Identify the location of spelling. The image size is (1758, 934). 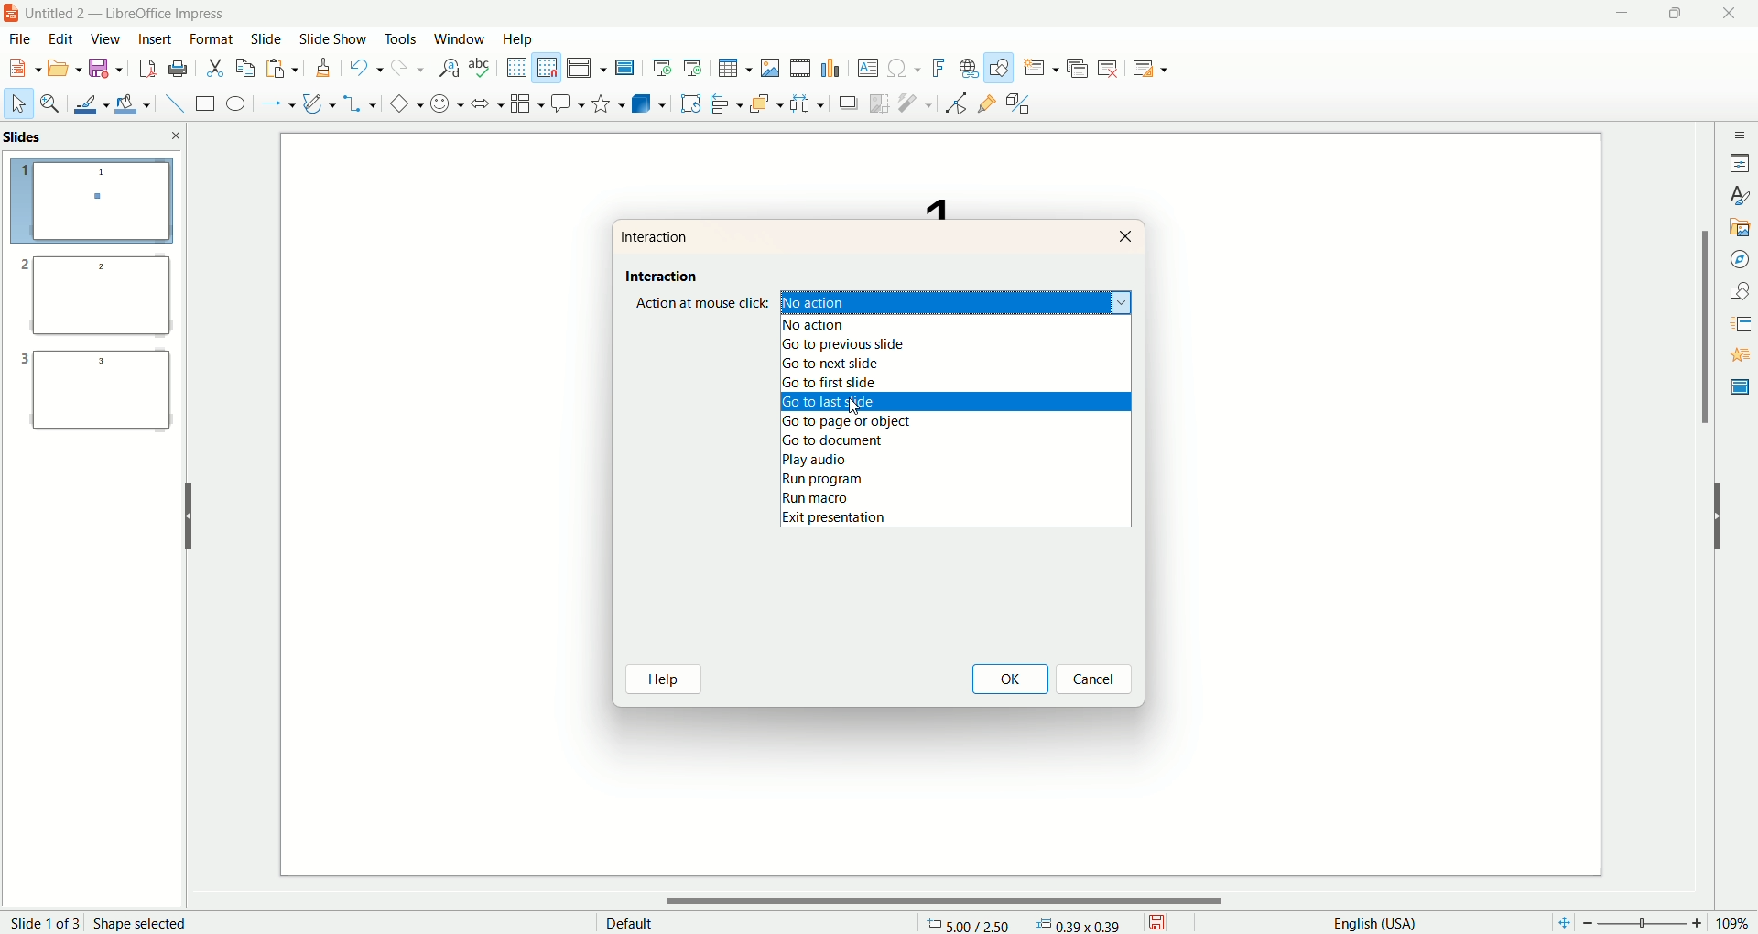
(481, 68).